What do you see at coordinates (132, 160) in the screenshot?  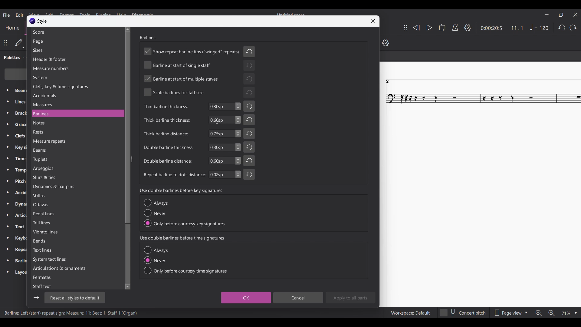 I see `Change width of side panel ` at bounding box center [132, 160].